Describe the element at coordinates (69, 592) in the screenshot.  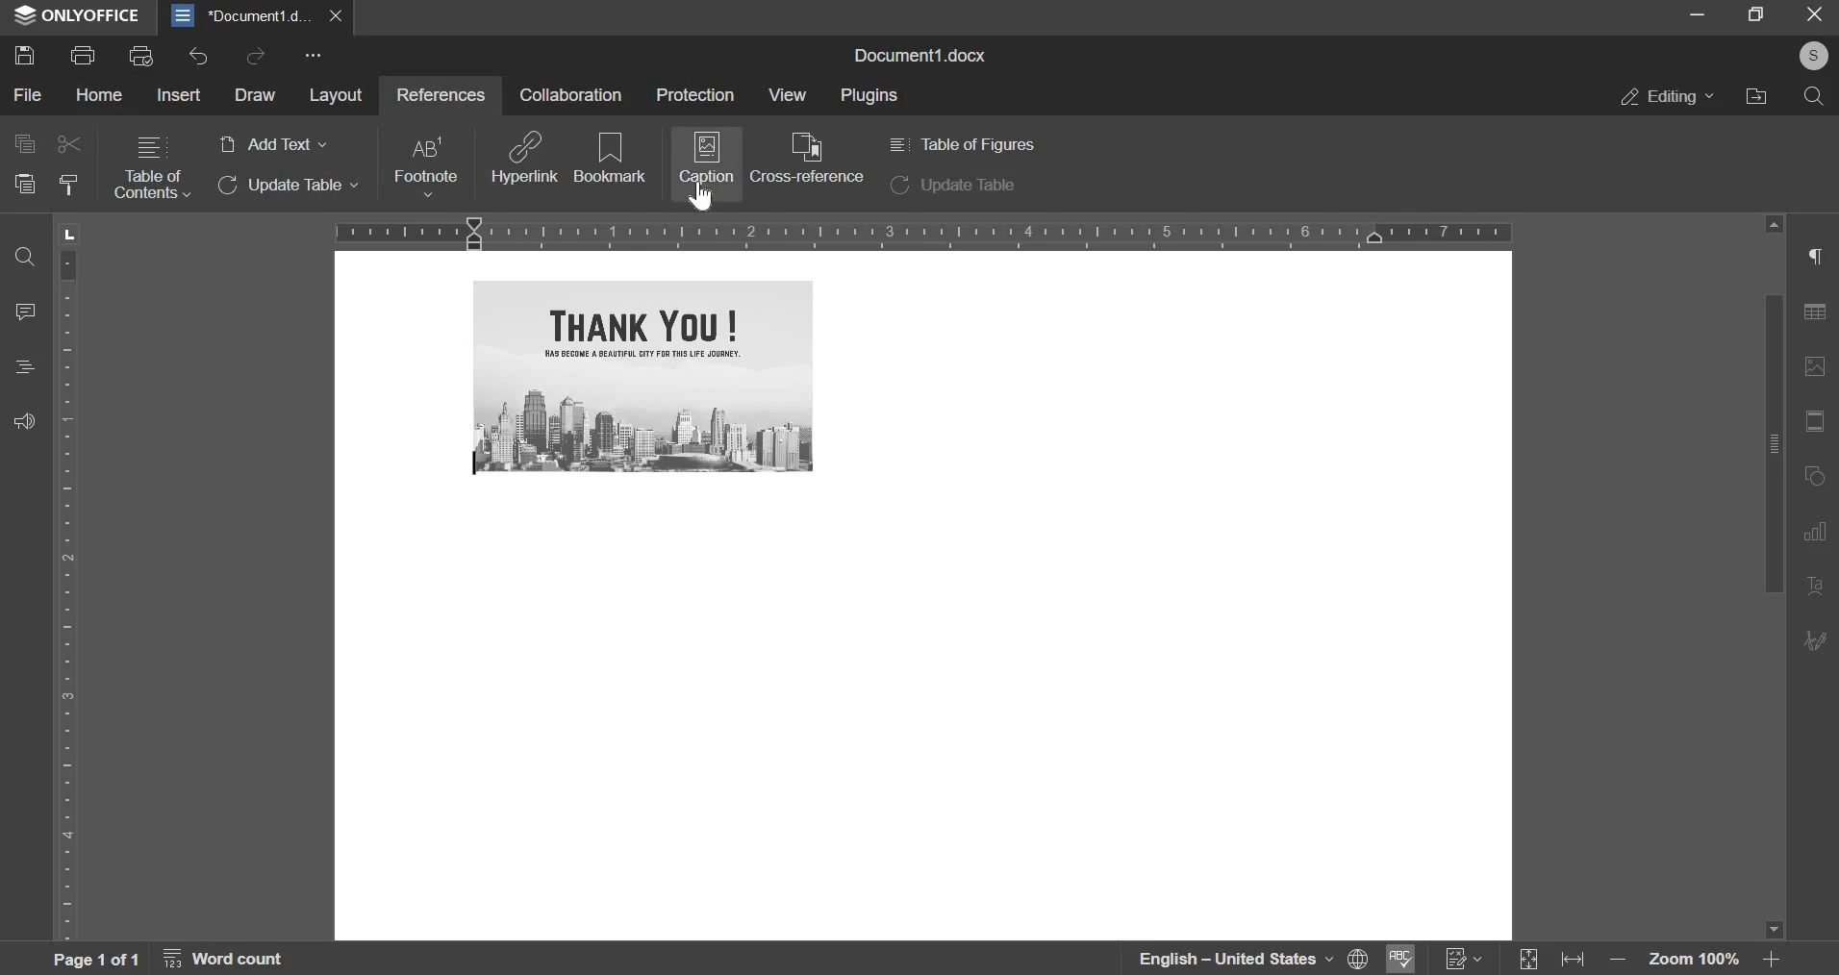
I see `vertical scale` at that location.